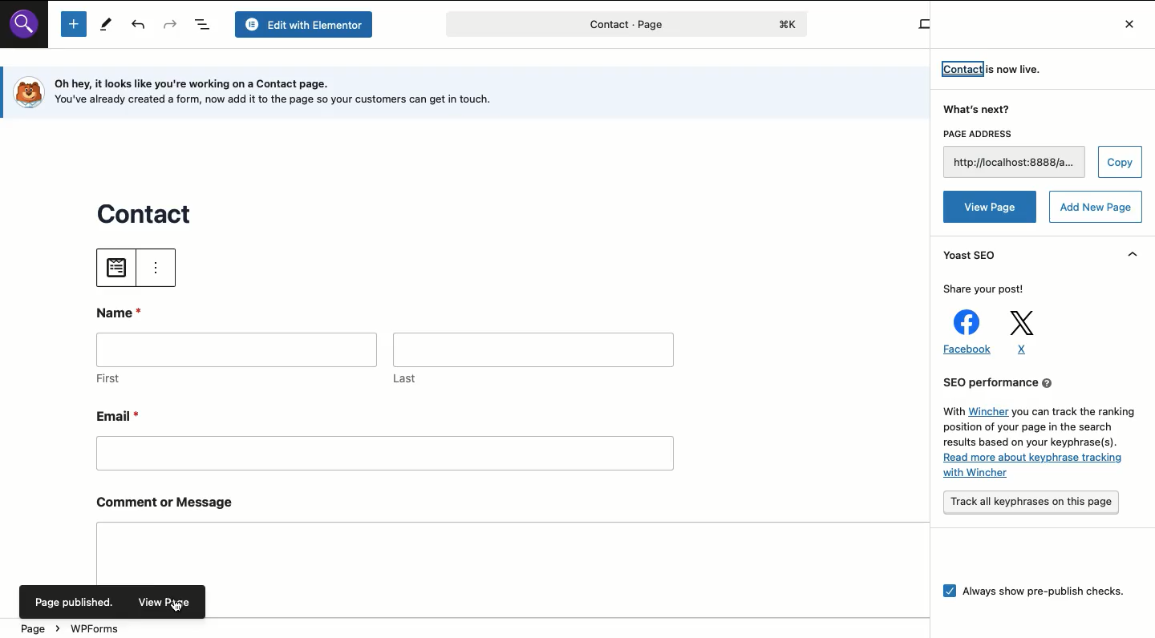  What do you see at coordinates (26, 92) in the screenshot?
I see `logo` at bounding box center [26, 92].